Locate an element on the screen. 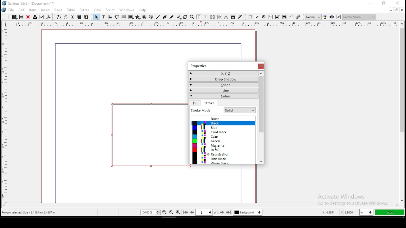 This screenshot has width=406, height=228. horizontal ruler is located at coordinates (4, 112).